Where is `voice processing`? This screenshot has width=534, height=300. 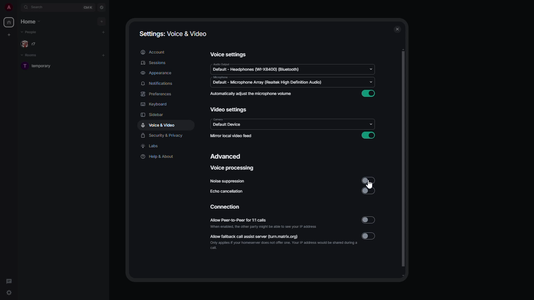 voice processing is located at coordinates (231, 168).